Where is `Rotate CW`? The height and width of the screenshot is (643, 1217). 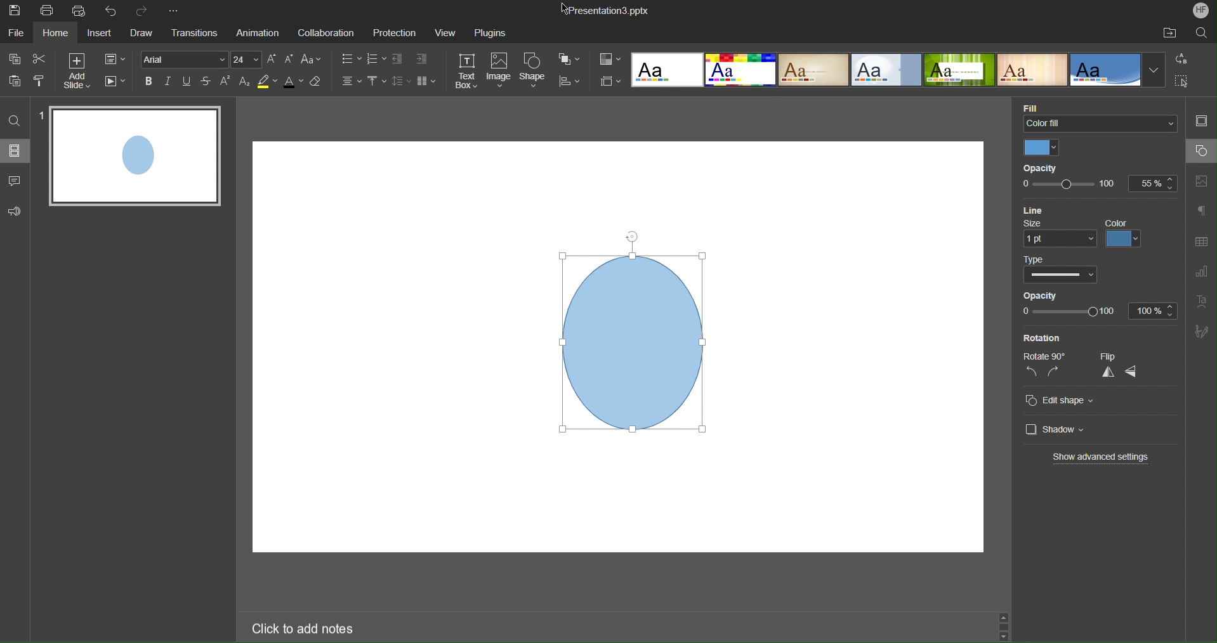 Rotate CW is located at coordinates (1054, 372).